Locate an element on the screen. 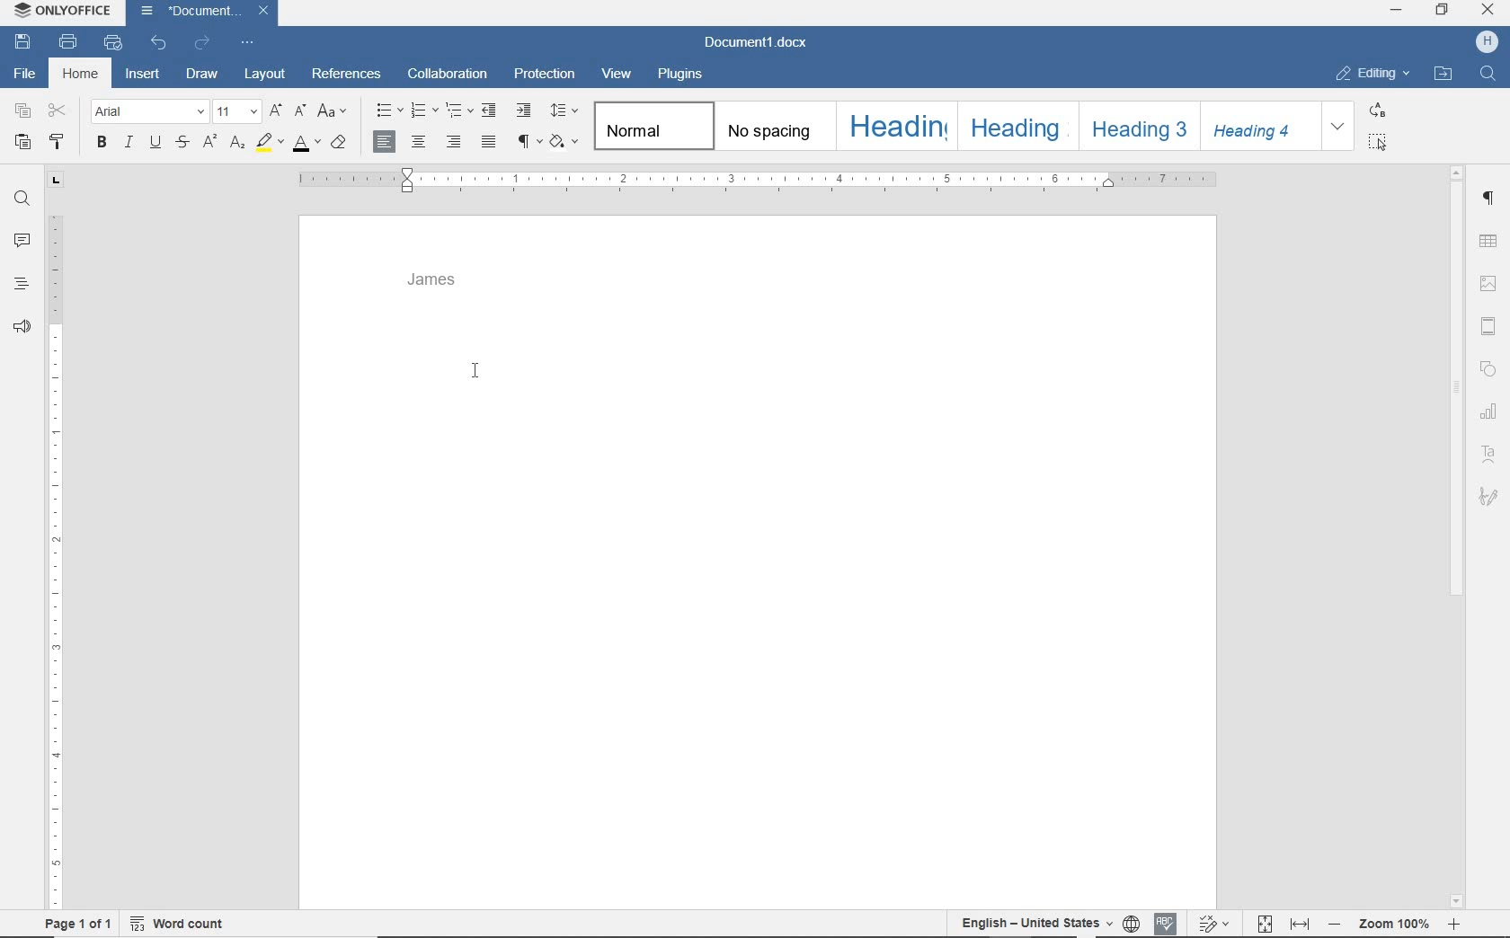 Image resolution: width=1510 pixels, height=938 pixels. font size is located at coordinates (238, 111).